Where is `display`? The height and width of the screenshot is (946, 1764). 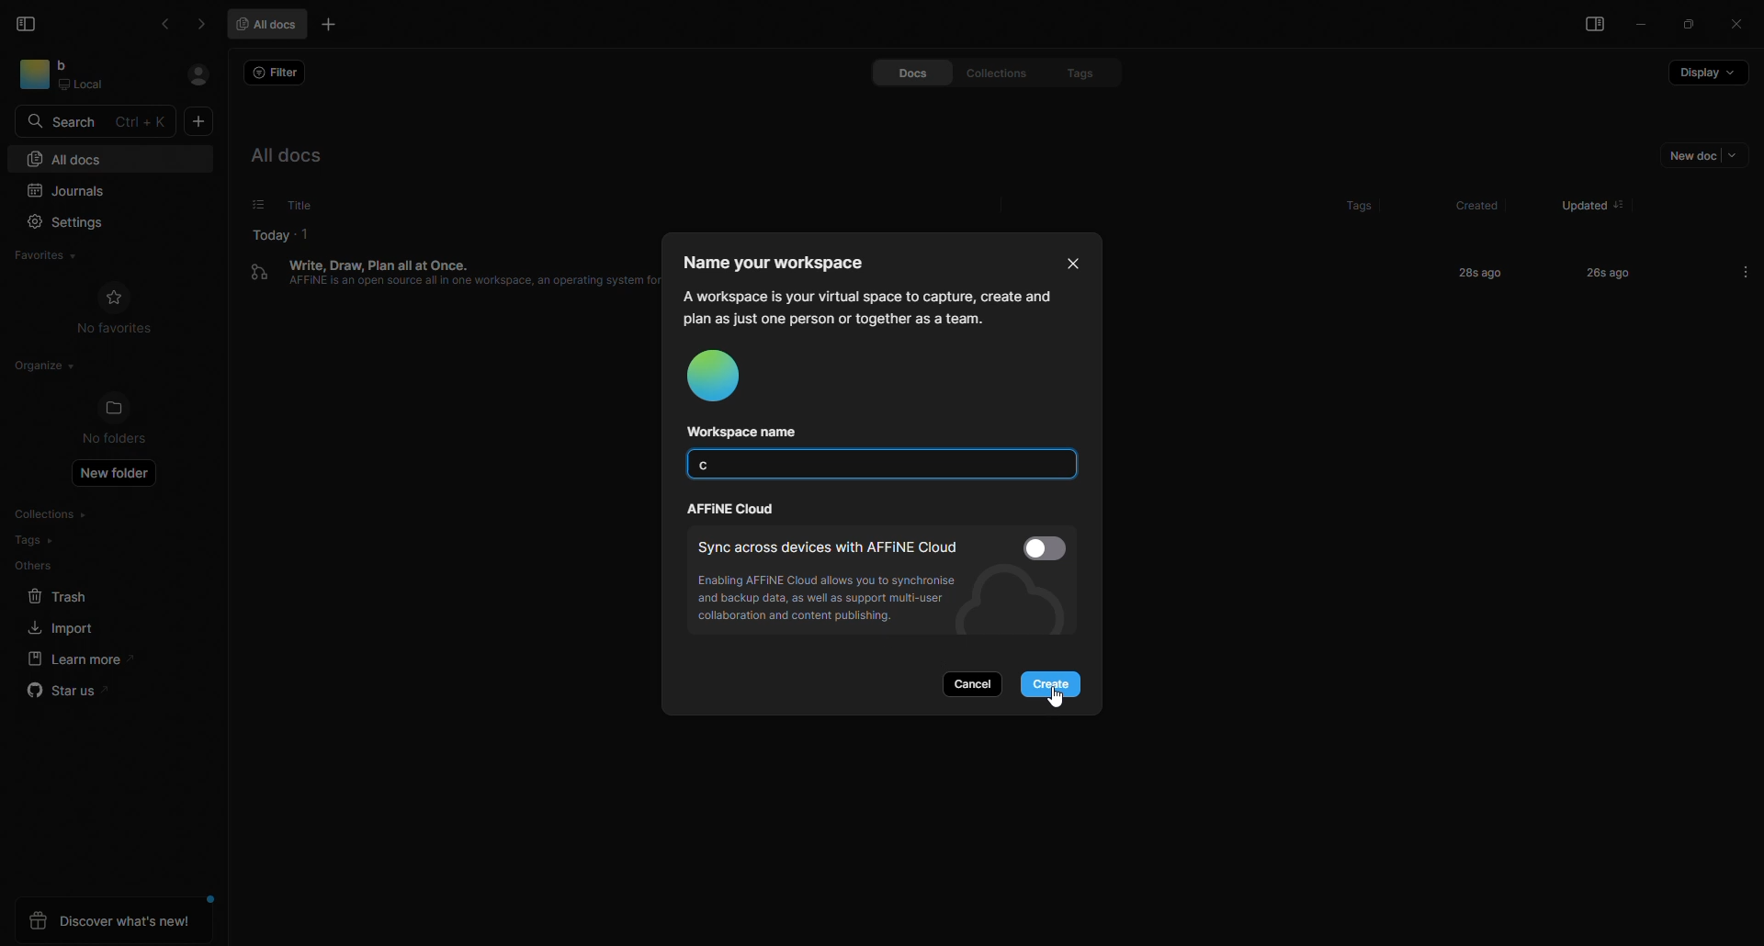 display is located at coordinates (1706, 78).